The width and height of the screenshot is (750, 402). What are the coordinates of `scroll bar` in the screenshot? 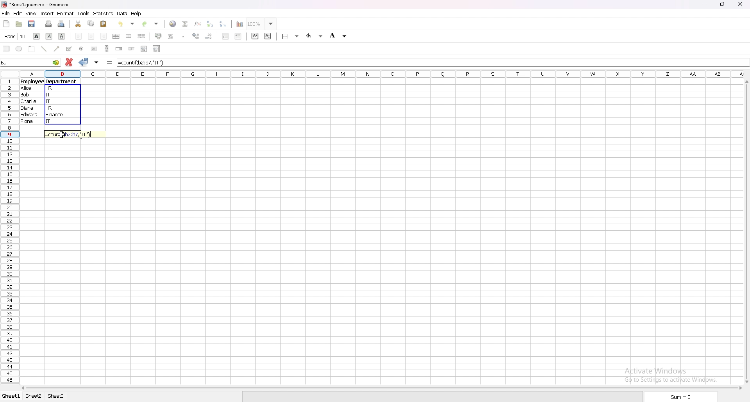 It's located at (107, 48).